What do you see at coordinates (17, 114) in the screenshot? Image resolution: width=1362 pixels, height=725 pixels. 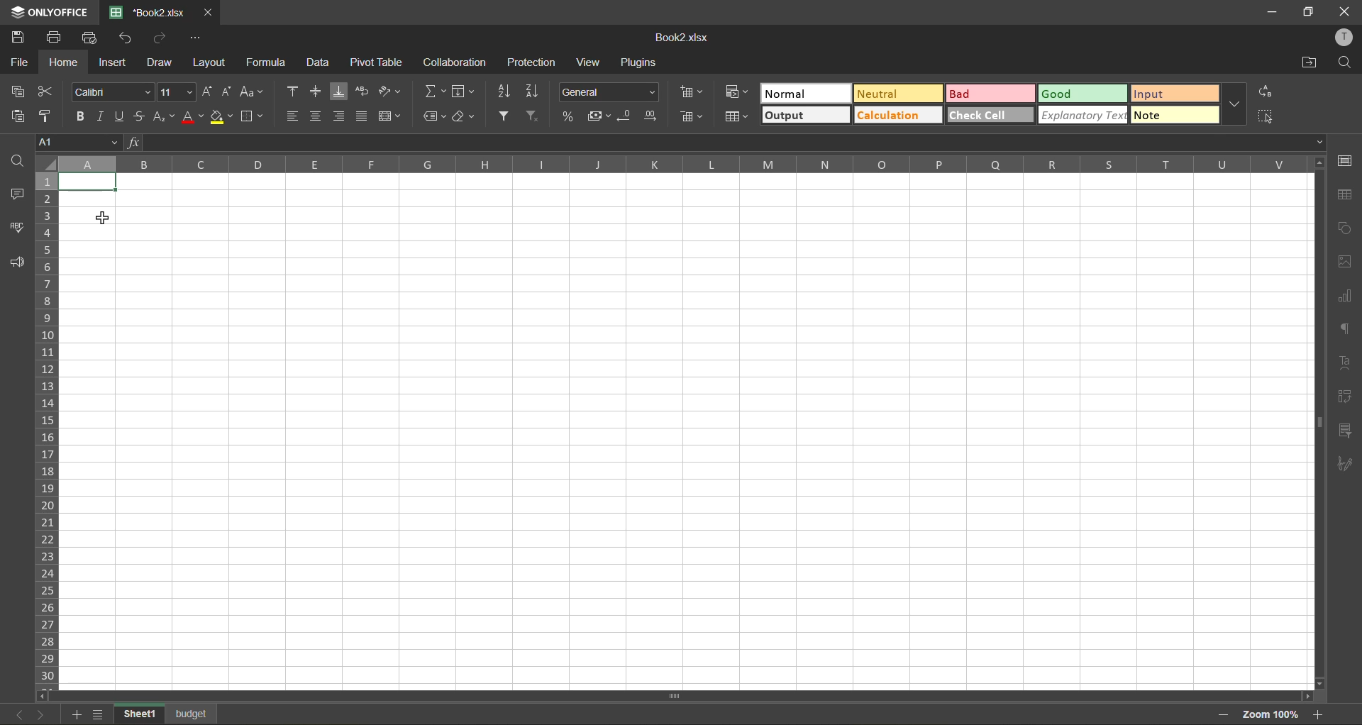 I see `paste` at bounding box center [17, 114].